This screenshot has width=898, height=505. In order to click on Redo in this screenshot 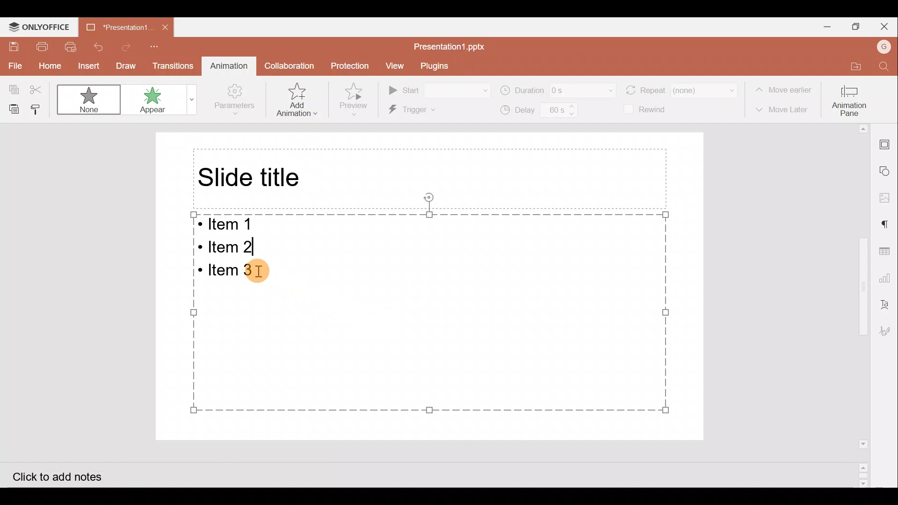, I will do `click(126, 47)`.